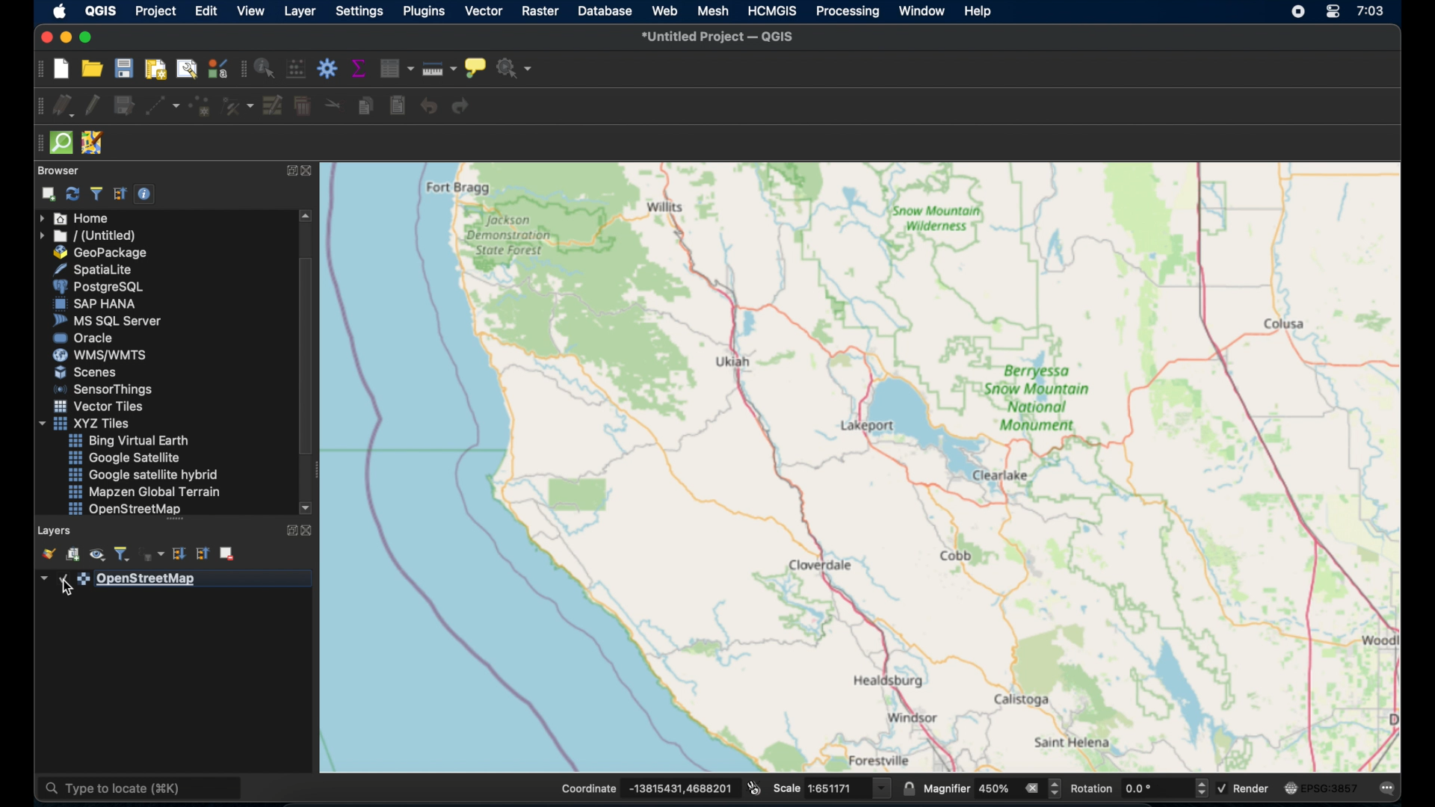 The image size is (1435, 807). Describe the element at coordinates (204, 9) in the screenshot. I see `edit` at that location.